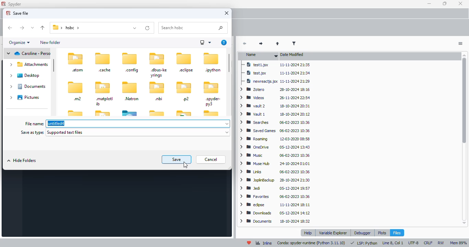 This screenshot has width=469, height=247. Describe the element at coordinates (104, 93) in the screenshot. I see `.matplotlib` at that location.